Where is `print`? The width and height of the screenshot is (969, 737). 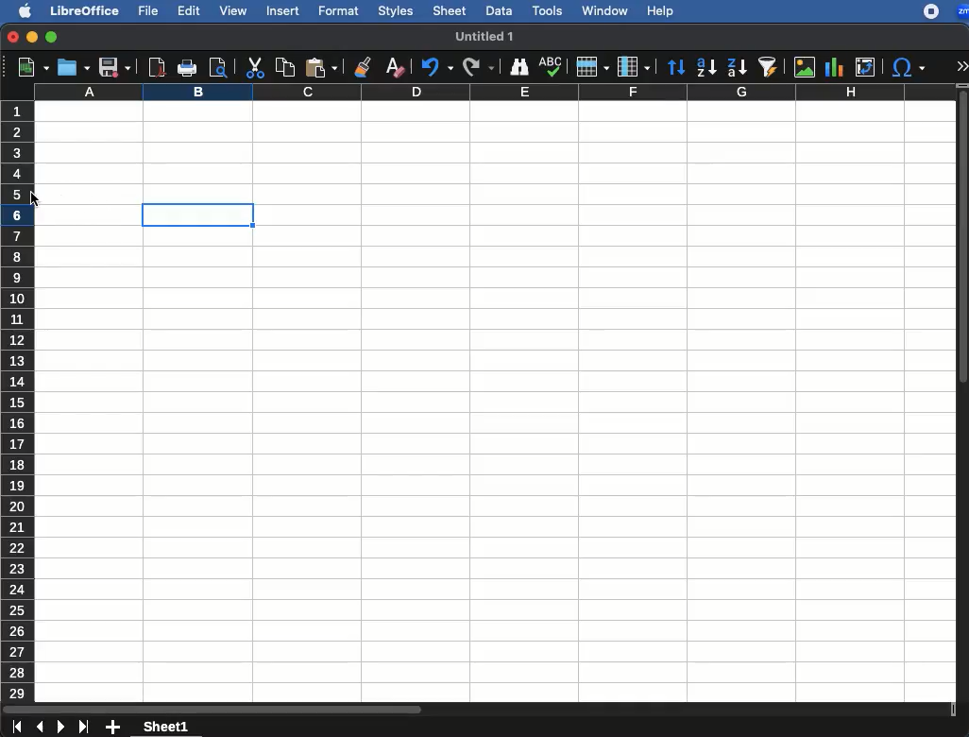 print is located at coordinates (188, 69).